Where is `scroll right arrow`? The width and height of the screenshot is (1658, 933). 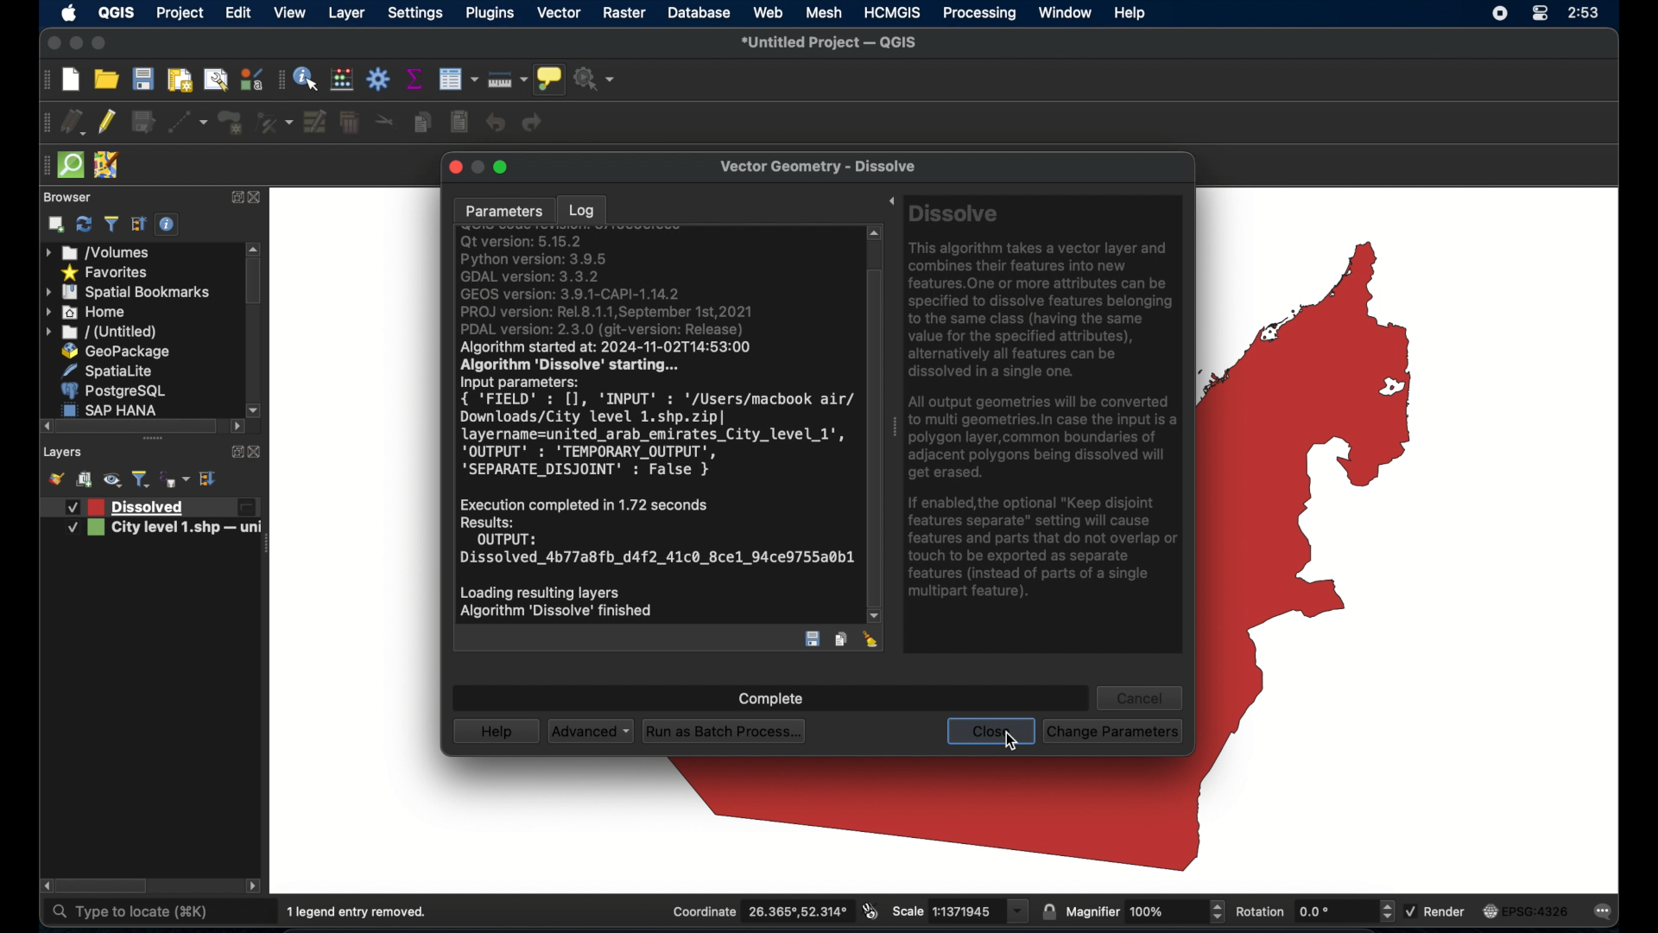 scroll right arrow is located at coordinates (44, 886).